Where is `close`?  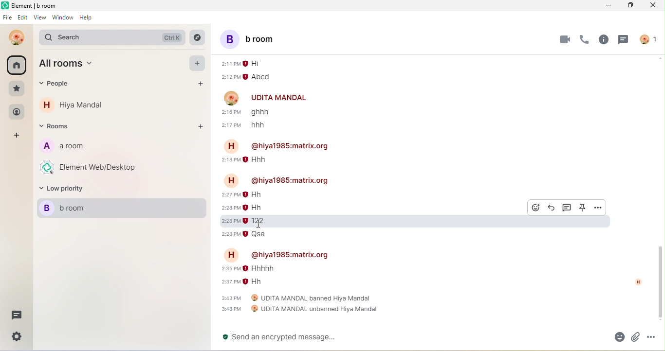 close is located at coordinates (651, 6).